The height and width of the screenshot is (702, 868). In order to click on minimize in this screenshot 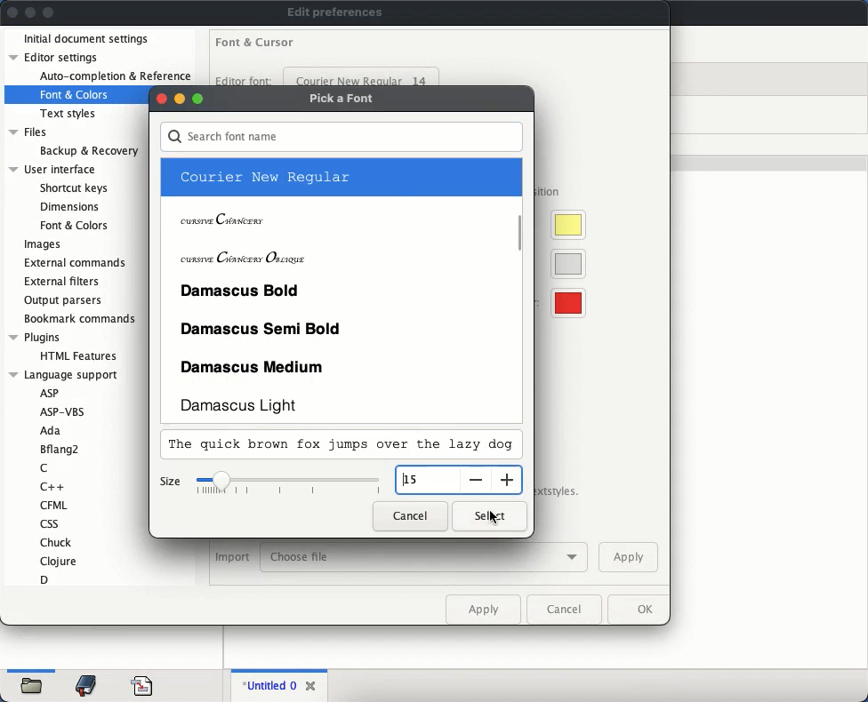, I will do `click(180, 99)`.